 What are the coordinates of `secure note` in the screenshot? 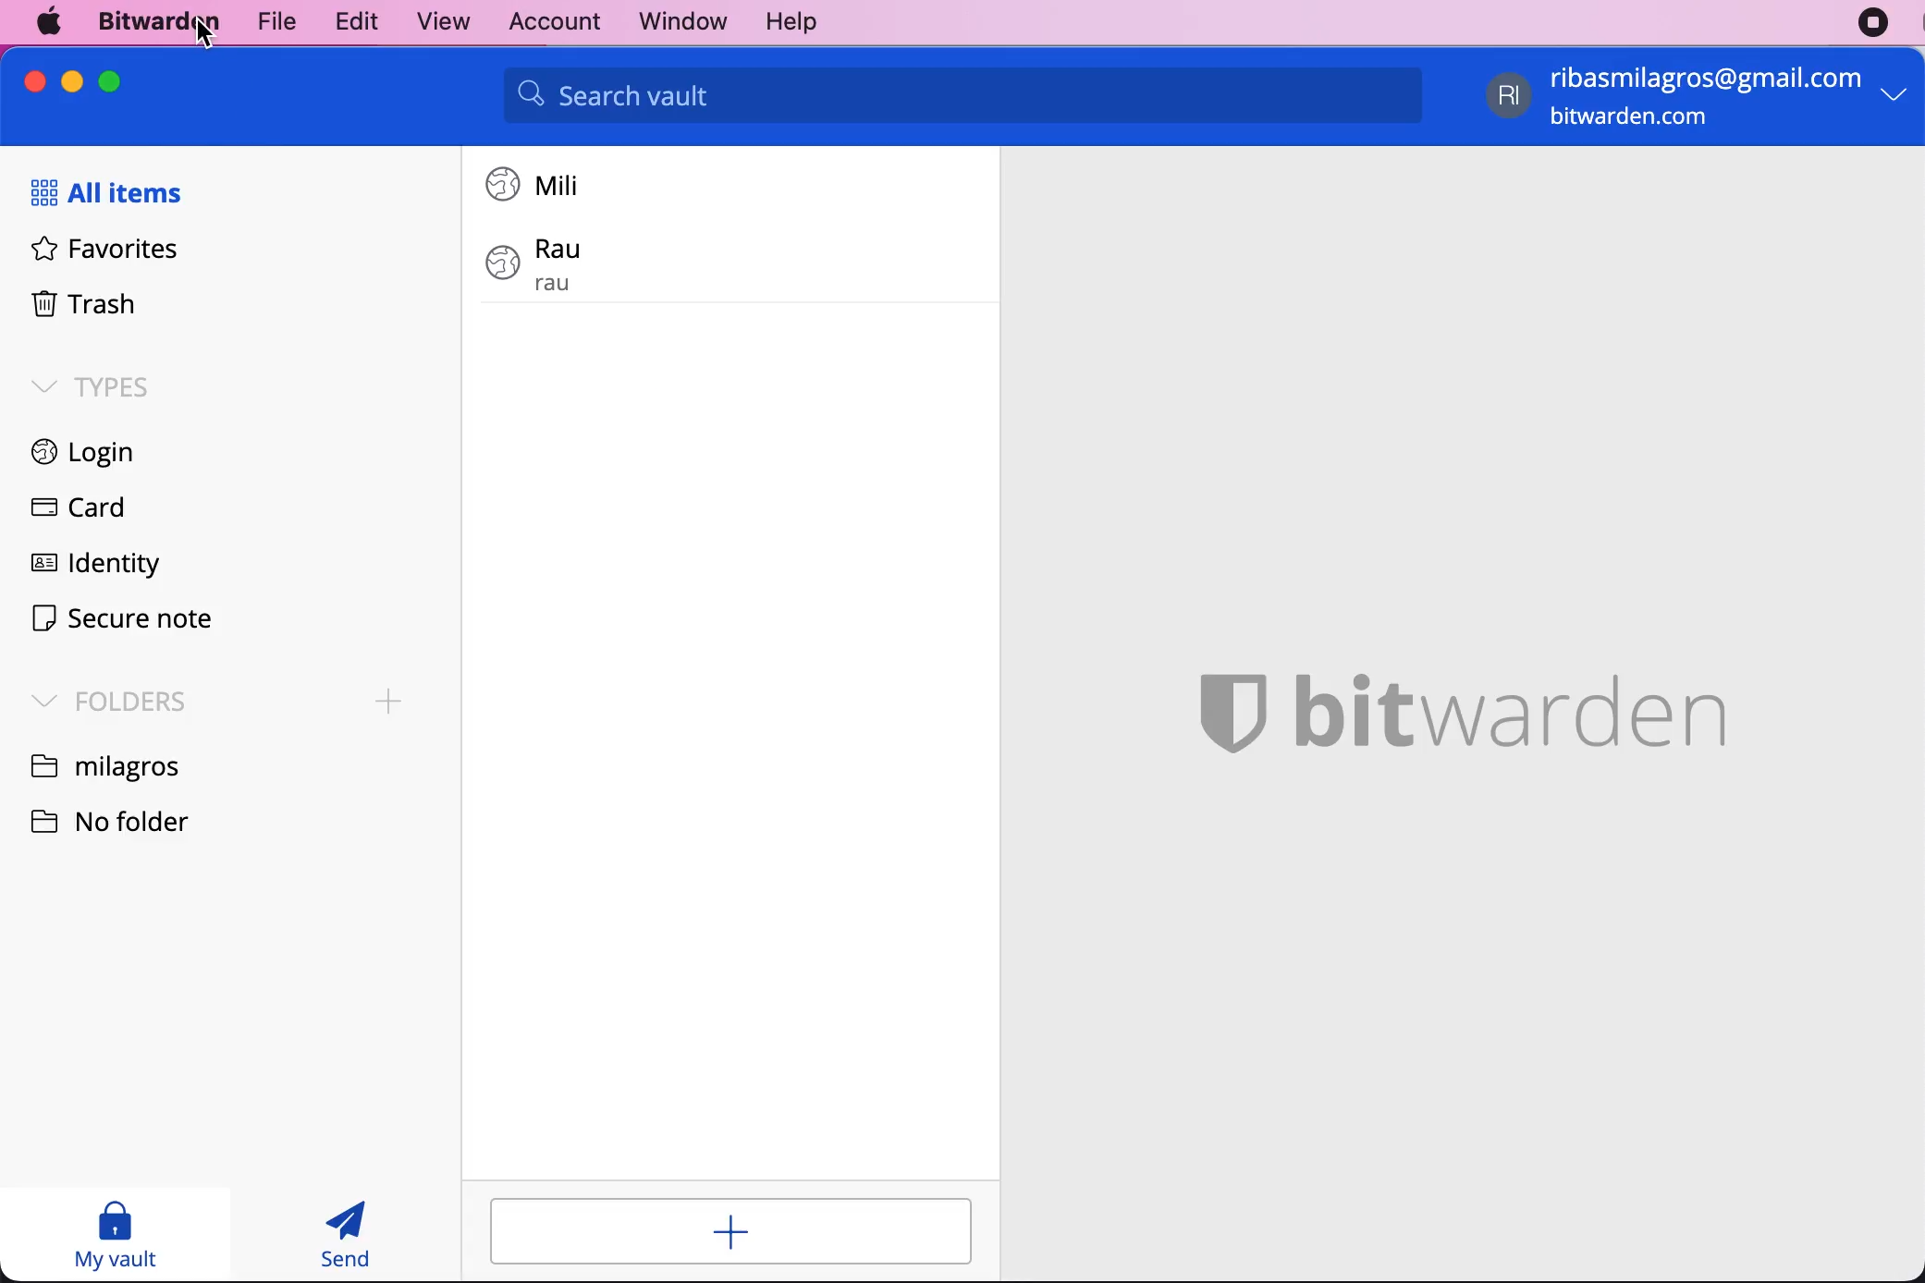 It's located at (121, 621).